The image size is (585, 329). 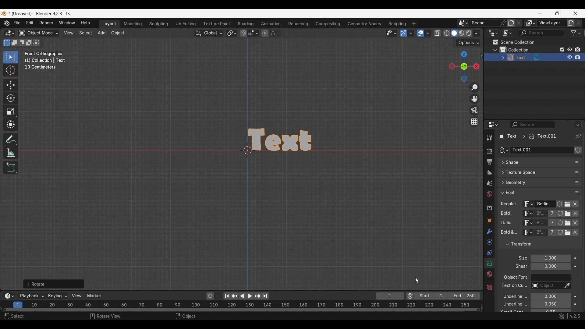 What do you see at coordinates (10, 125) in the screenshot?
I see `Transform` at bounding box center [10, 125].